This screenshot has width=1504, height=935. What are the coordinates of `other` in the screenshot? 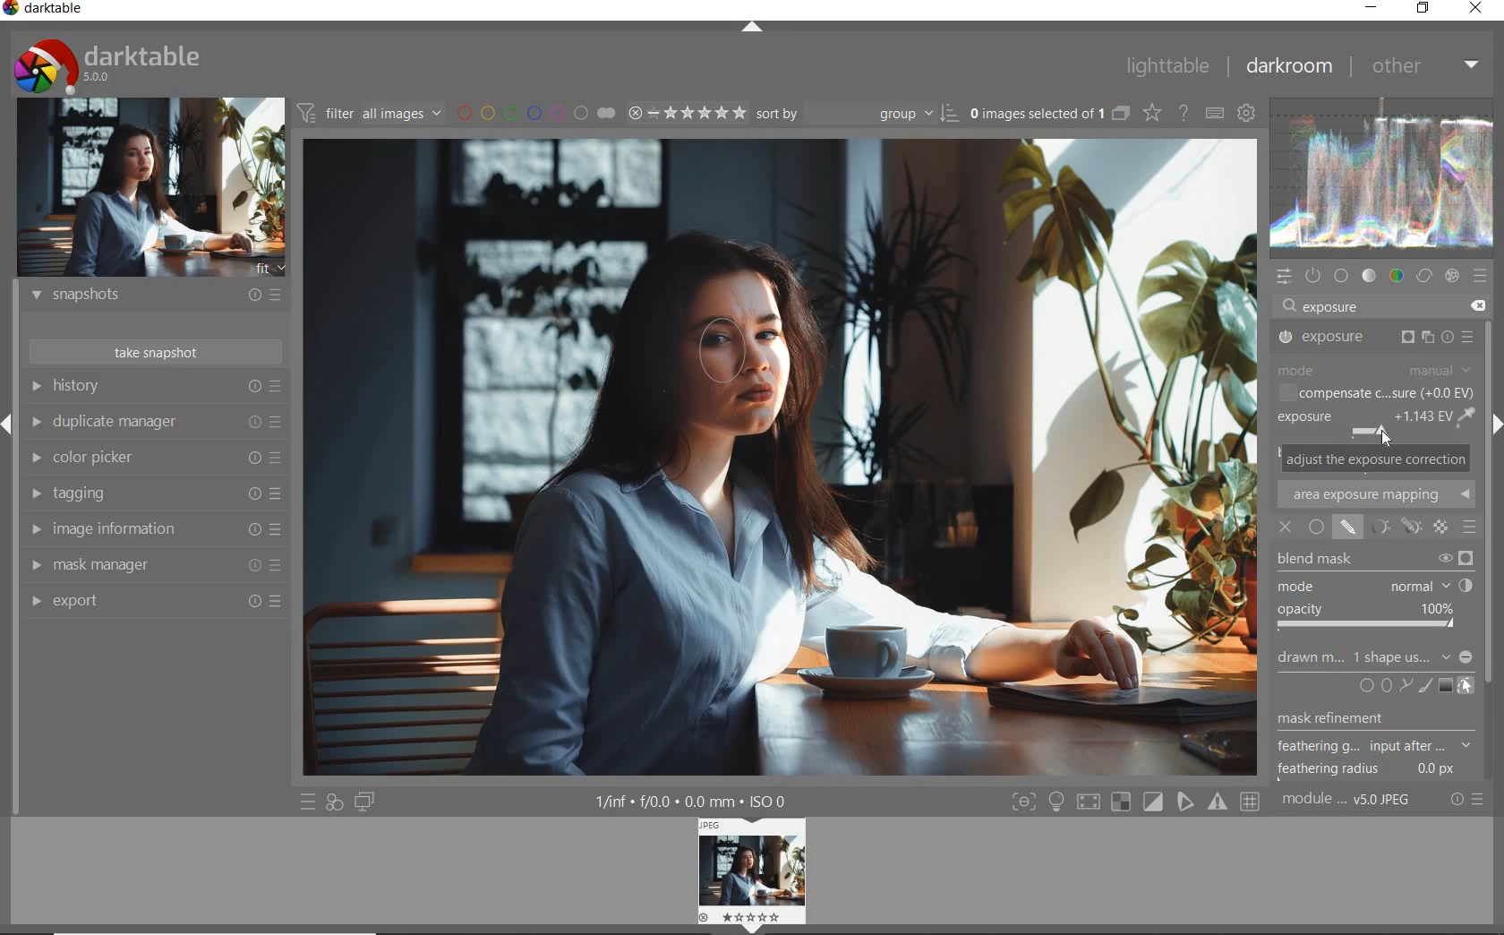 It's located at (1426, 69).